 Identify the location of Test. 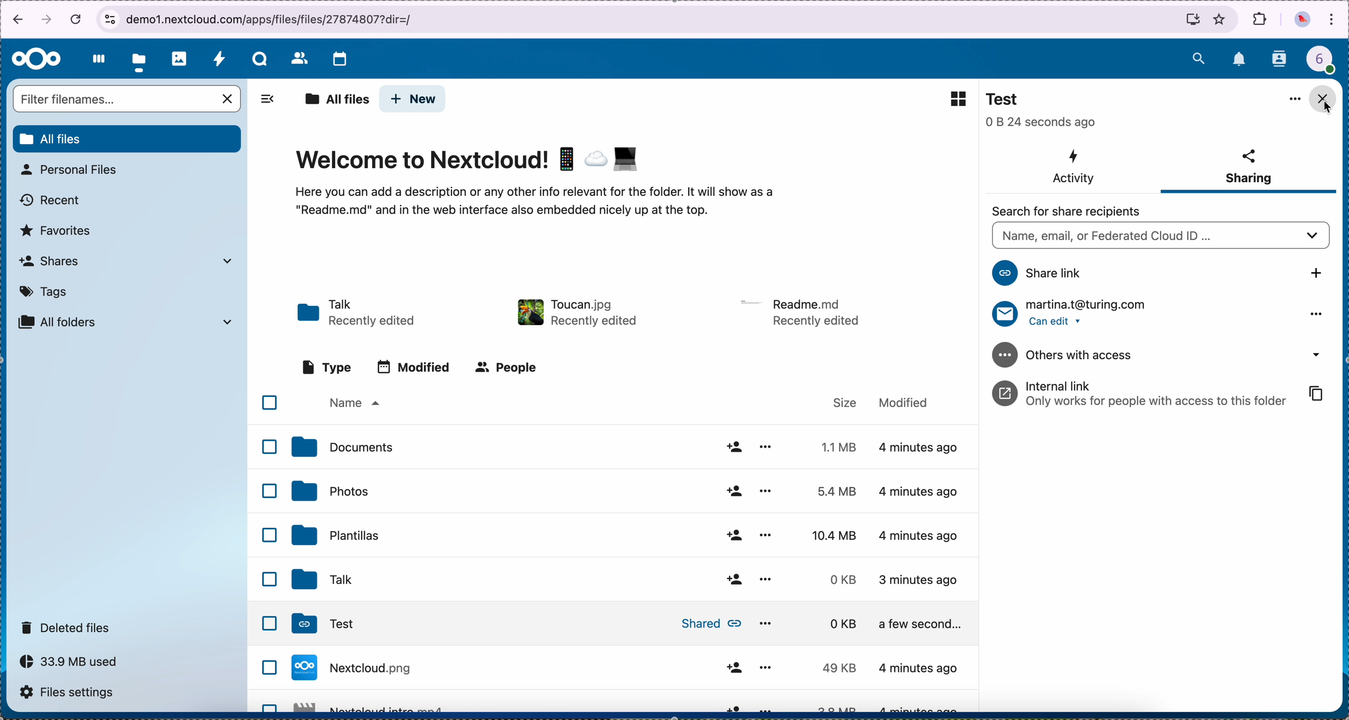
(1008, 99).